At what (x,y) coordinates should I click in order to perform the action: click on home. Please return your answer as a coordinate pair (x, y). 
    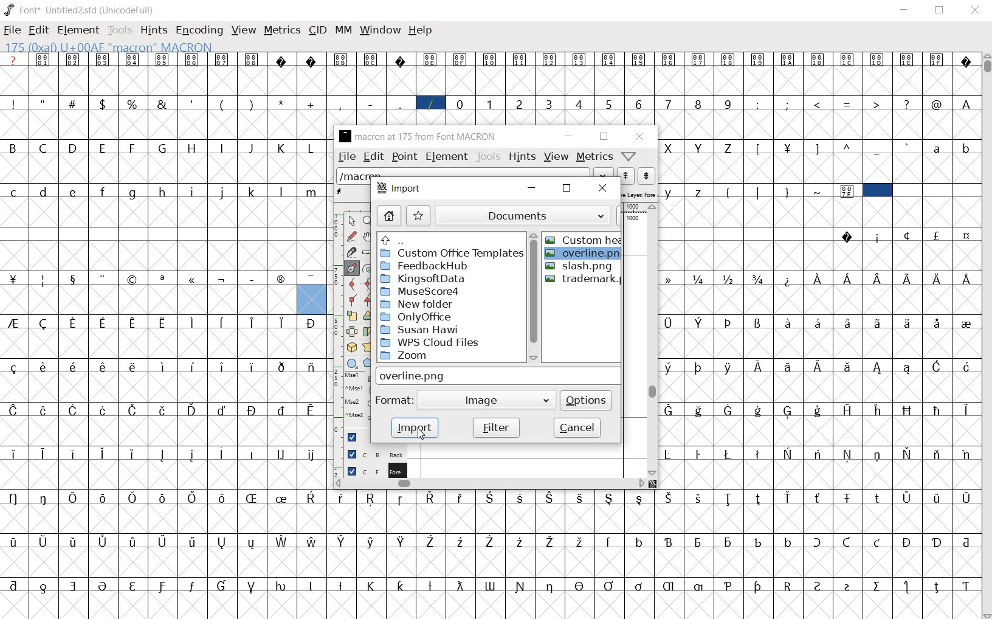
    Looking at the image, I should click on (389, 216).